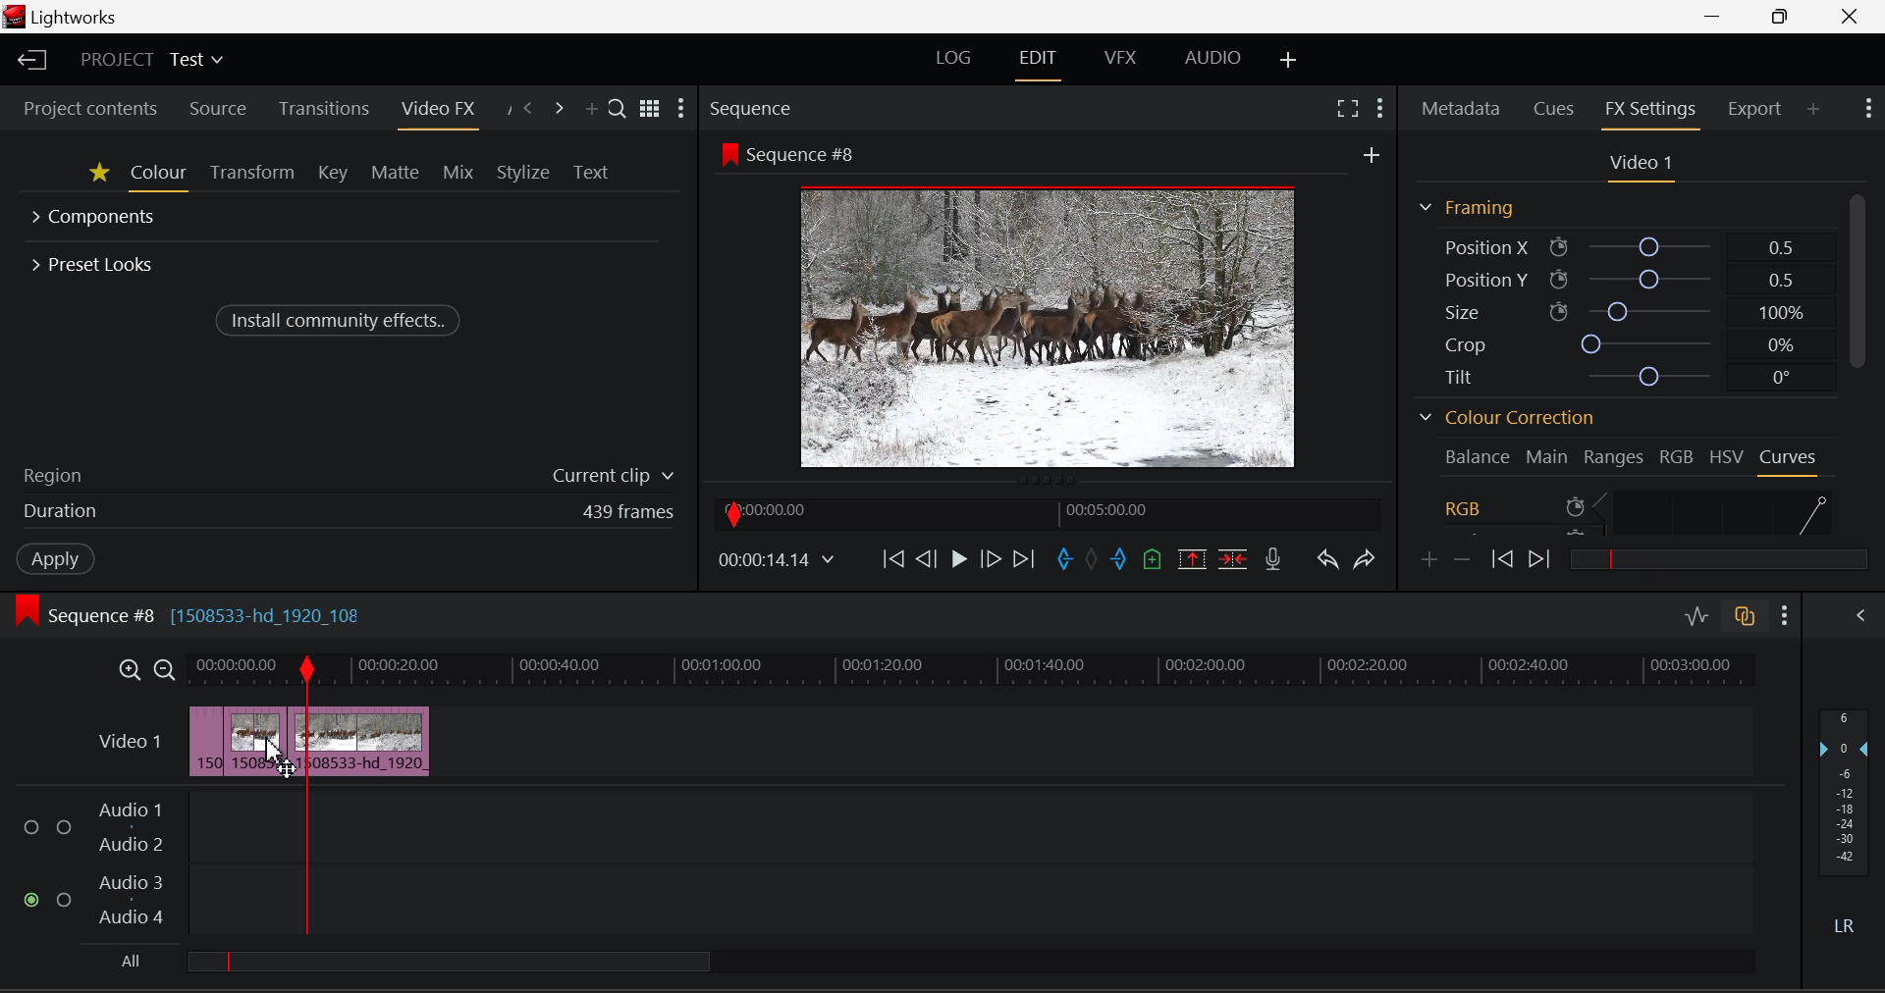 The width and height of the screenshot is (1885, 993). Describe the element at coordinates (1696, 617) in the screenshot. I see `Toggle Audio Levels Editing` at that location.